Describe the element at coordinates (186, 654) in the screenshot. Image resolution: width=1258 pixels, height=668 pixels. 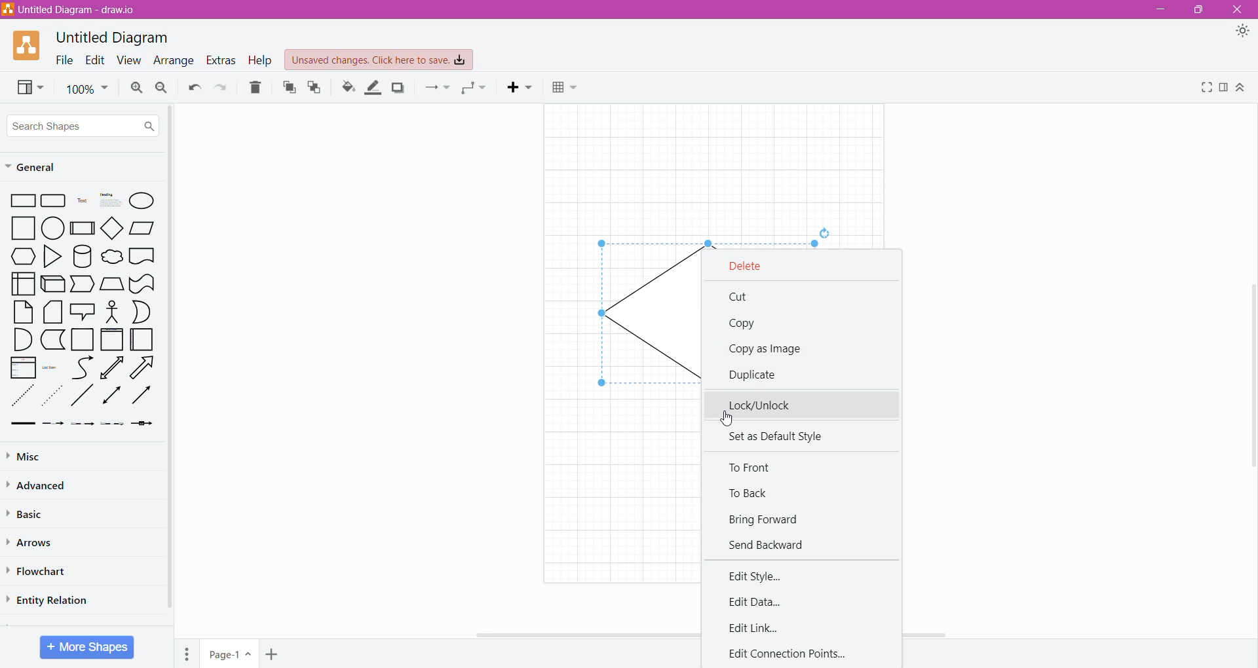
I see `Pages` at that location.